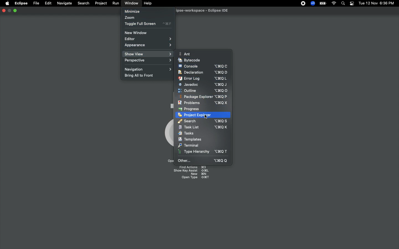 Image resolution: width=399 pixels, height=249 pixels. What do you see at coordinates (187, 133) in the screenshot?
I see `Tasks` at bounding box center [187, 133].